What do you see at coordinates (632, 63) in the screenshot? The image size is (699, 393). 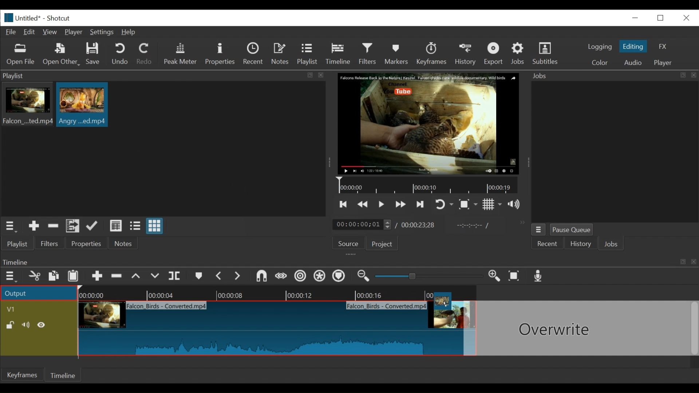 I see `Audio` at bounding box center [632, 63].